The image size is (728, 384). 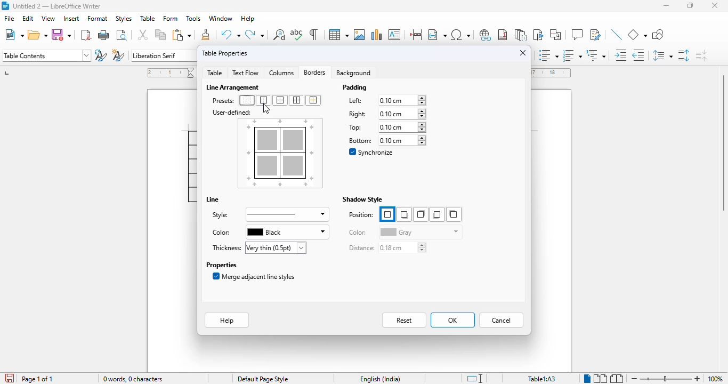 I want to click on color: black, so click(x=269, y=232).